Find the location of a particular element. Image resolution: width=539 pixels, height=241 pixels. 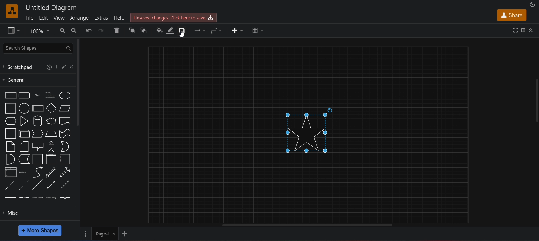

redo is located at coordinates (102, 31).